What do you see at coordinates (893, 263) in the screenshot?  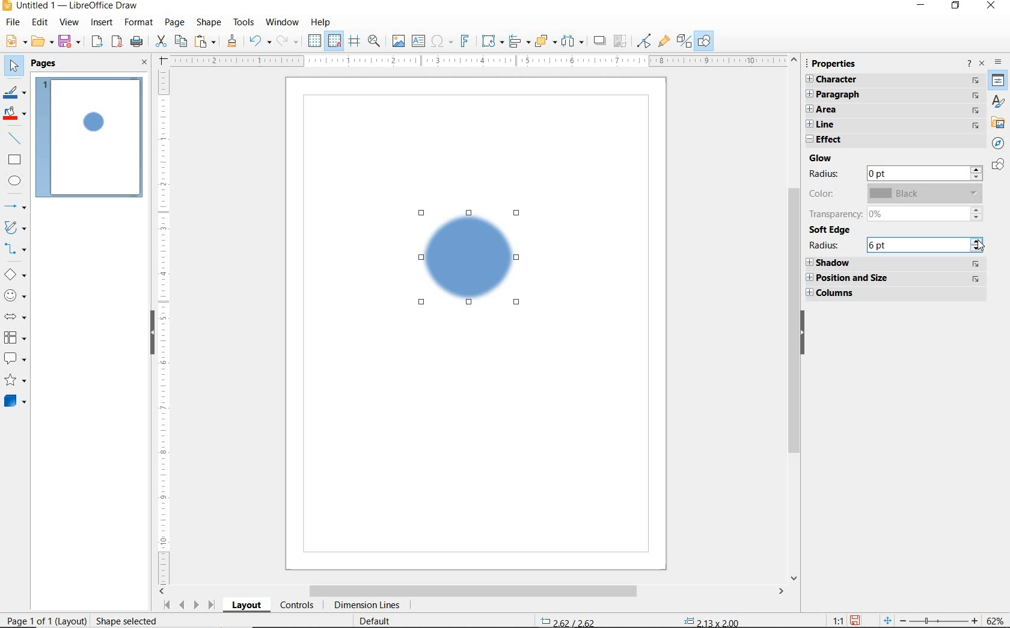 I see `SHADOW` at bounding box center [893, 263].